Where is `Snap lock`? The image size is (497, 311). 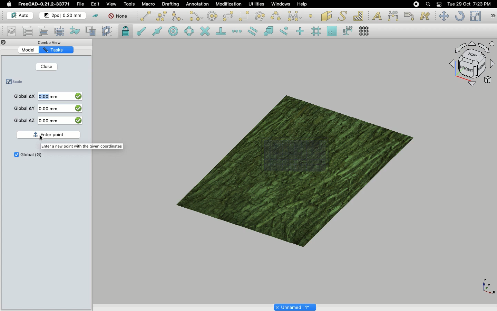
Snap lock is located at coordinates (126, 31).